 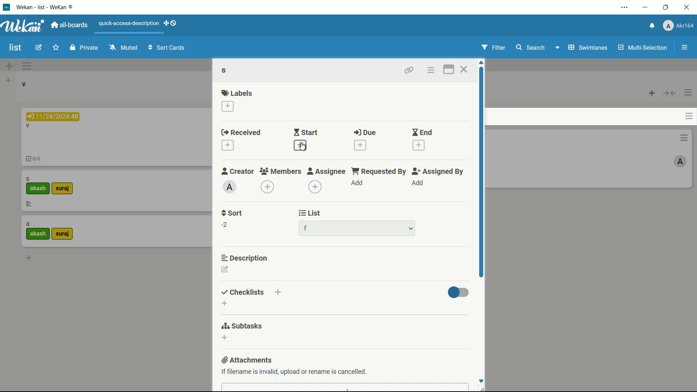 What do you see at coordinates (237, 93) in the screenshot?
I see `labels` at bounding box center [237, 93].